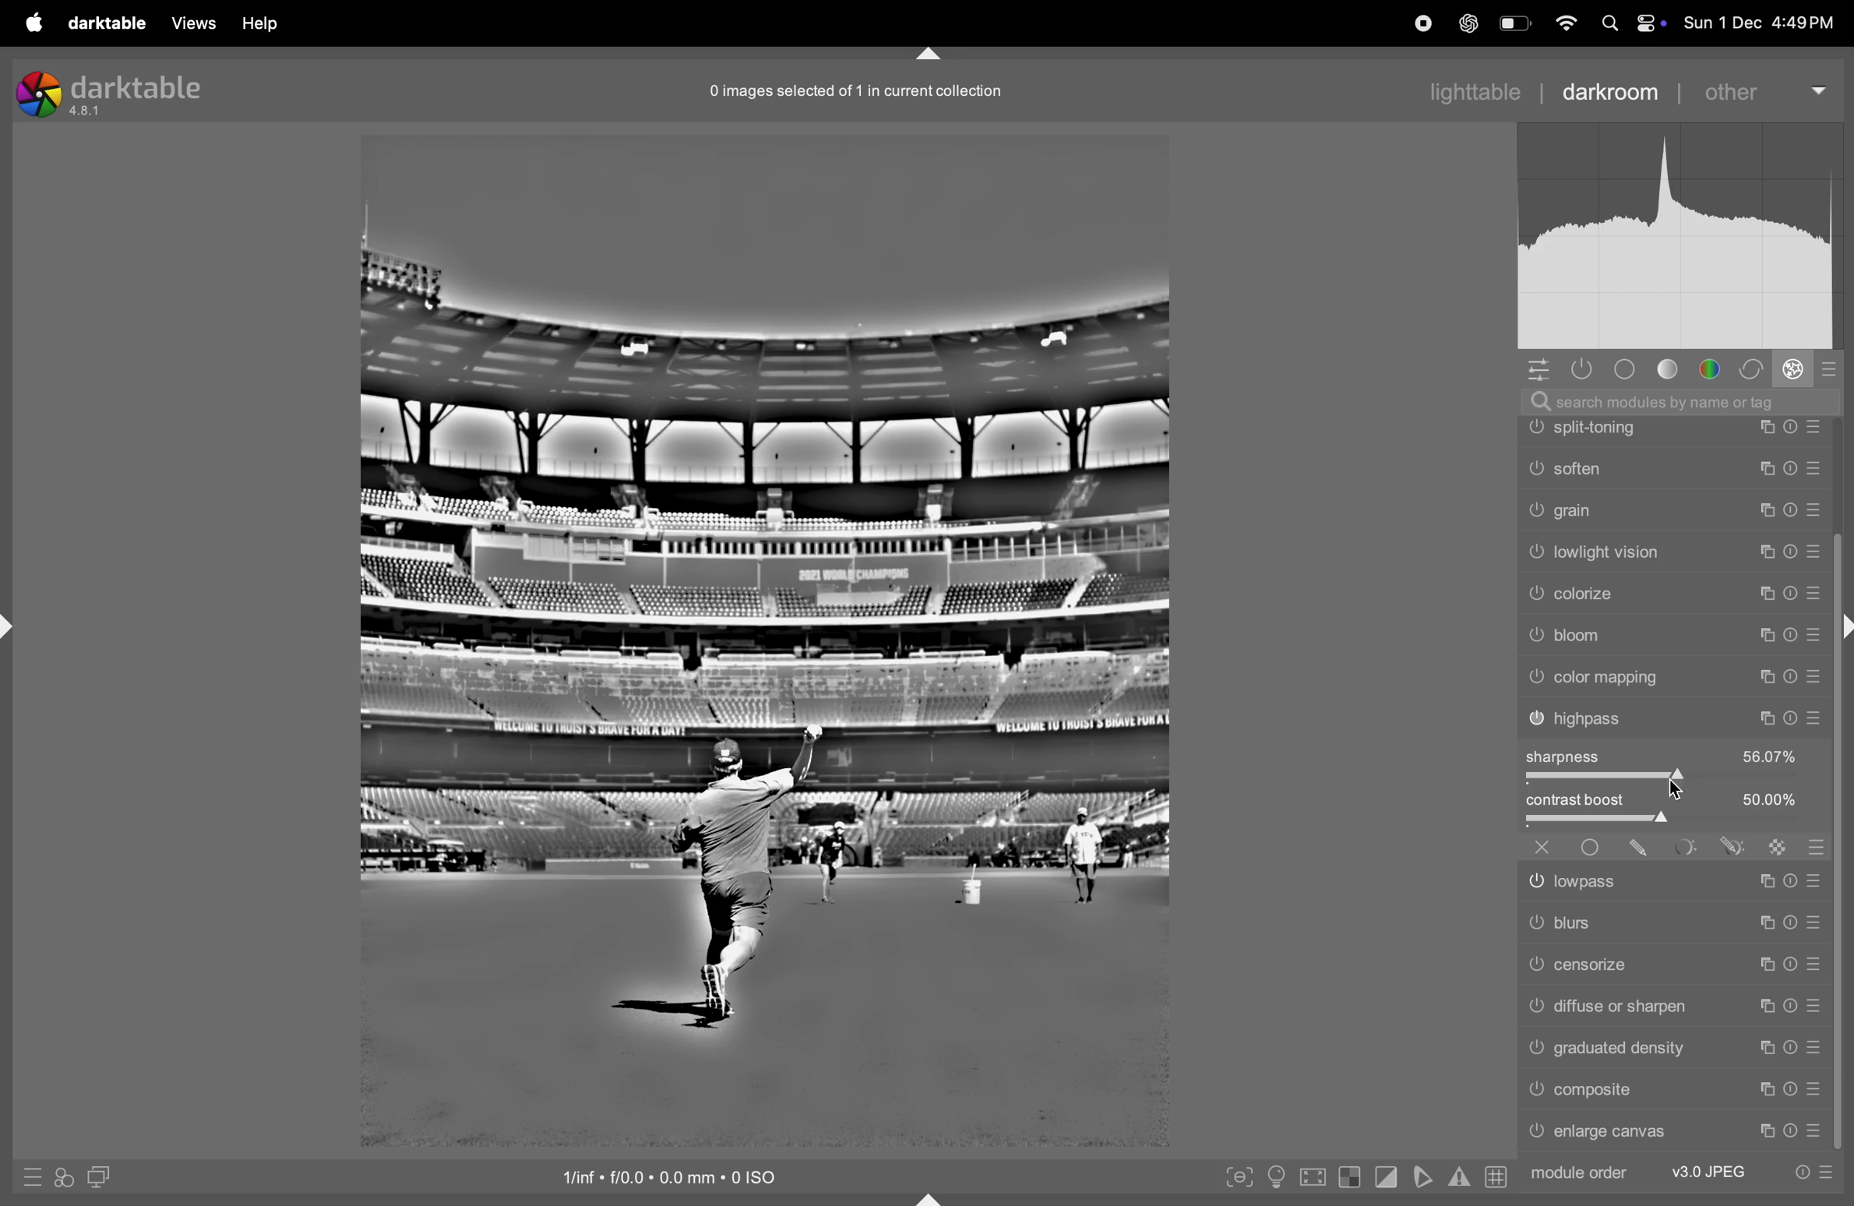 This screenshot has width=1854, height=1206. I want to click on darkroom, so click(1606, 89).